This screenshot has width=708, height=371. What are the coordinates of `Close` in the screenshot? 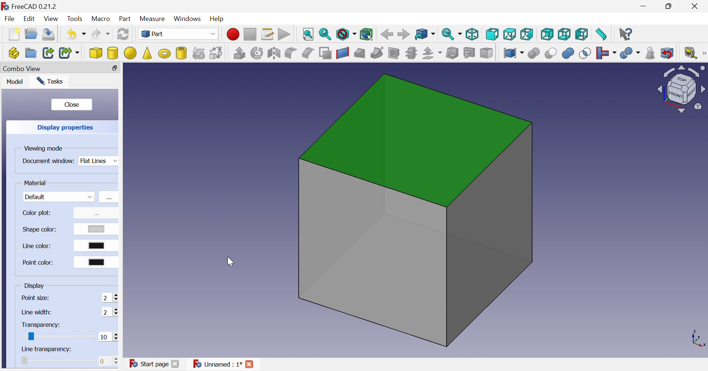 It's located at (250, 364).